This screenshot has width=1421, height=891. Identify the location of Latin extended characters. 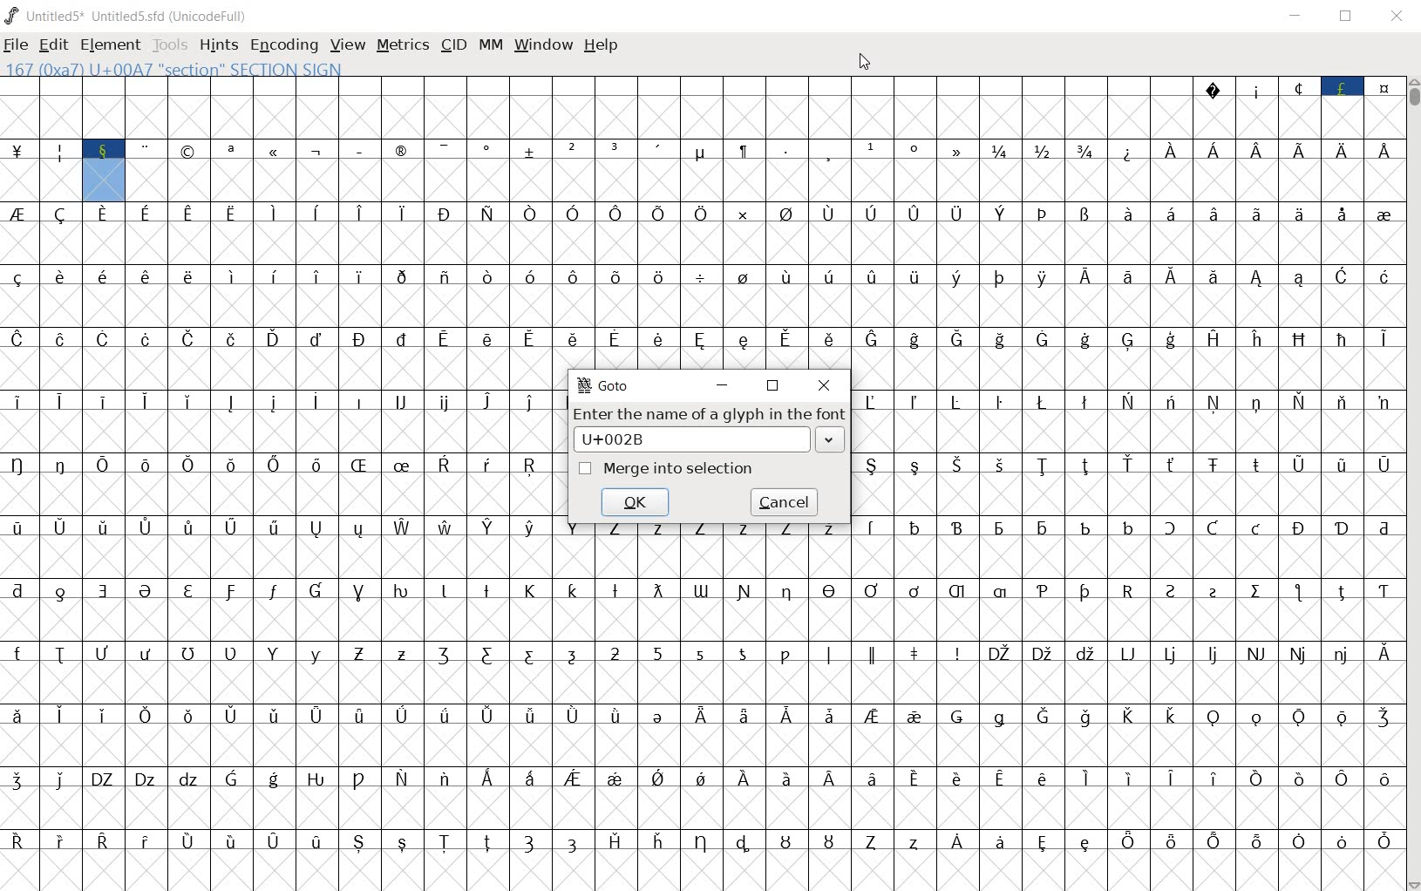
(193, 548).